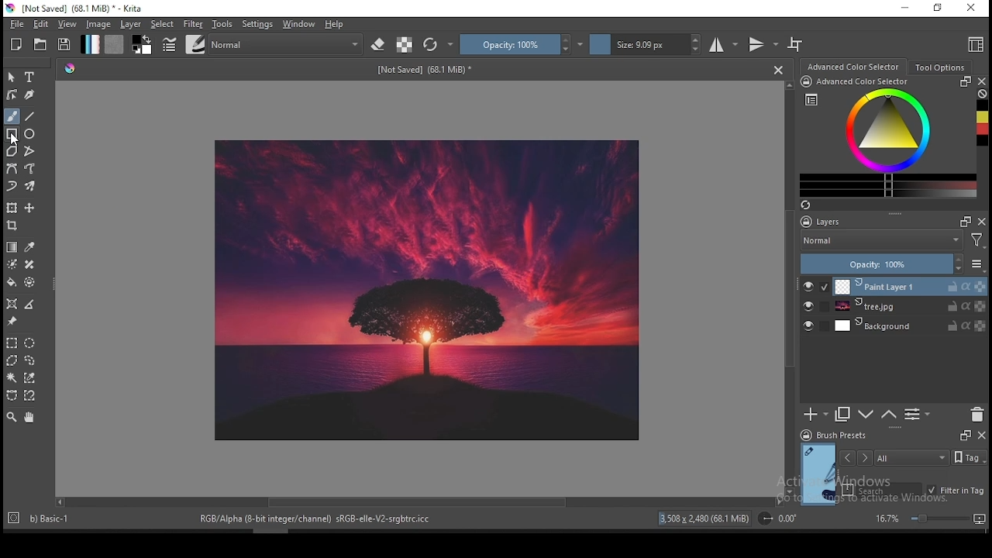 This screenshot has width=992, height=558. I want to click on 'RGB/Alpha (8-bit integer/channel) sRGB-elle-V2-srgbtre.icc, so click(316, 519).